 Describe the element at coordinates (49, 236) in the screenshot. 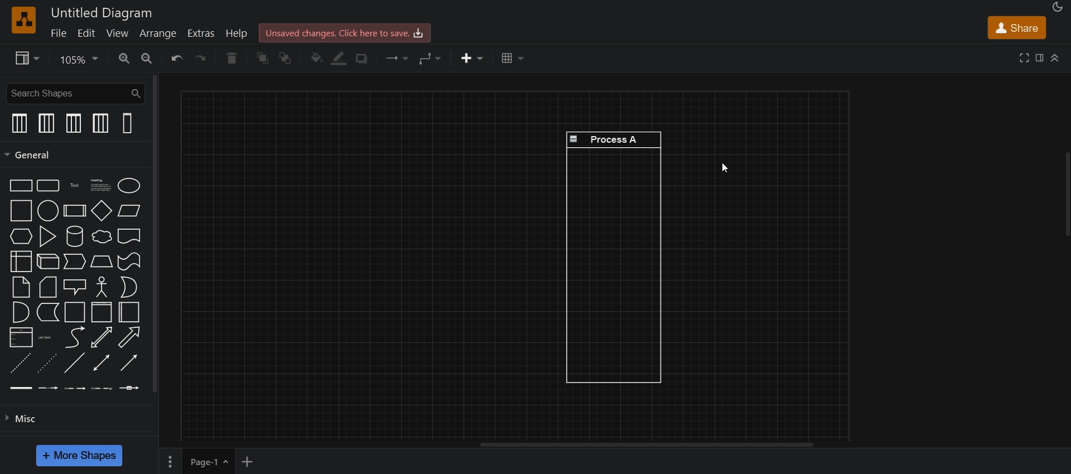

I see `trinagle` at that location.